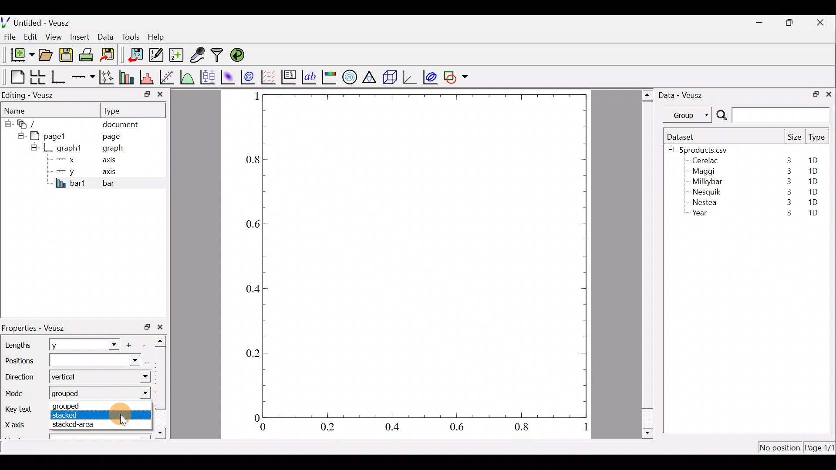  What do you see at coordinates (330, 77) in the screenshot?
I see `Image color bar` at bounding box center [330, 77].